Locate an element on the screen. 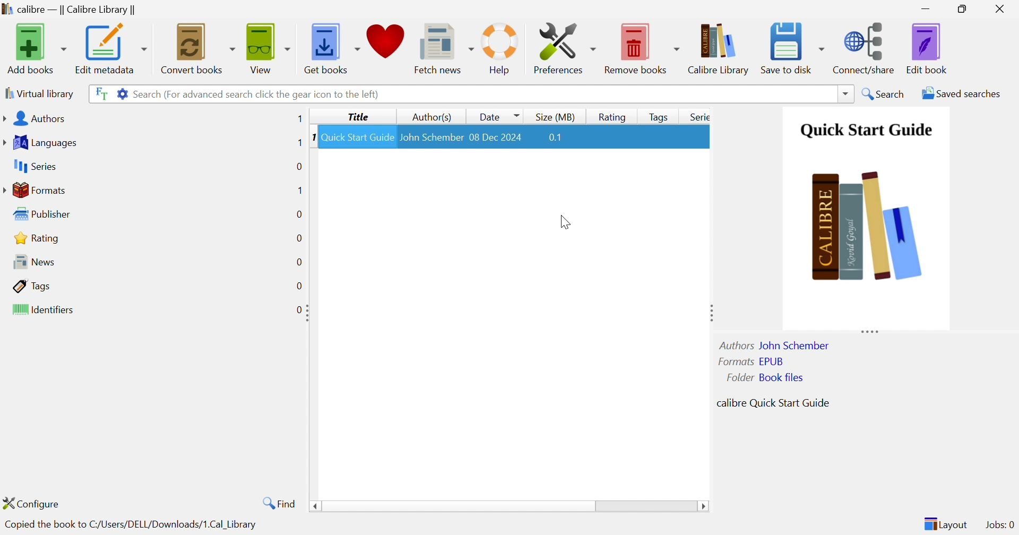  Save to disk is located at coordinates (792, 48).